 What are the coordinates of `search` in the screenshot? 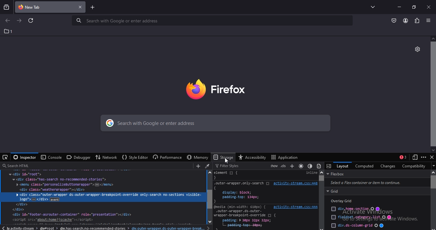 It's located at (213, 20).